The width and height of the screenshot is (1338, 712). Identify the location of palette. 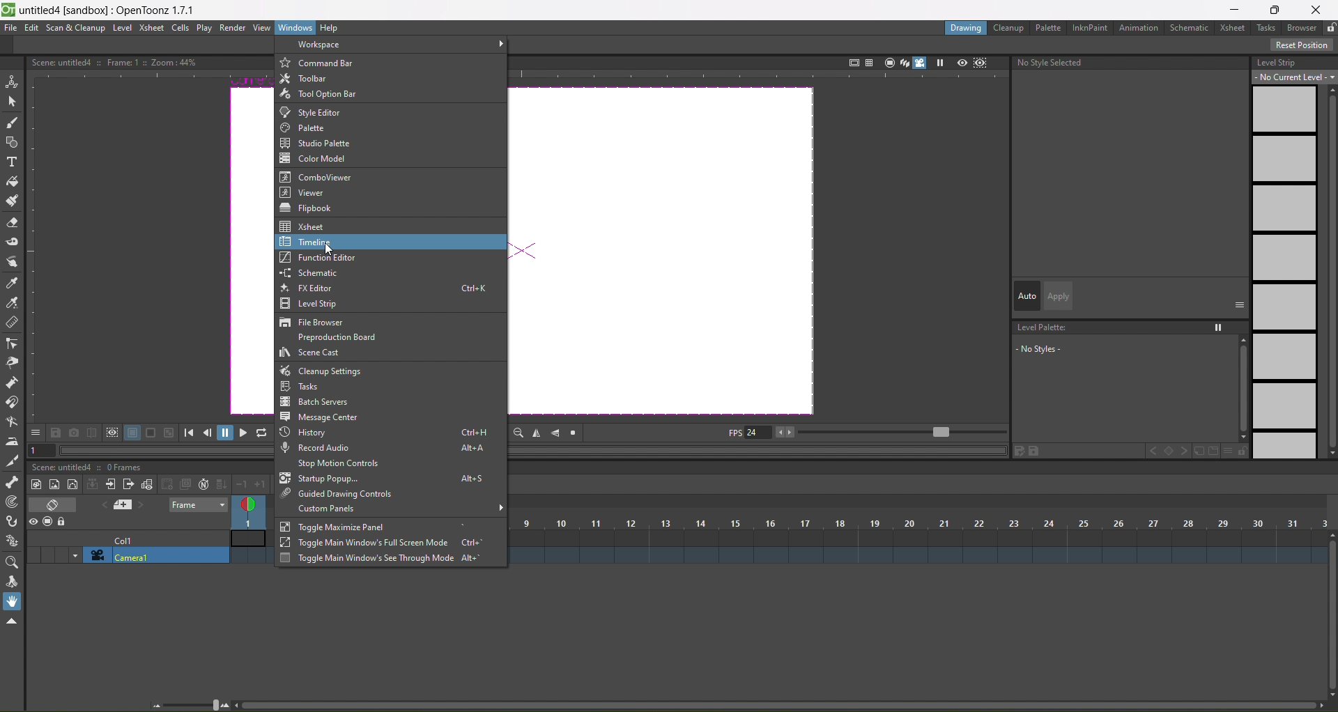
(1049, 27).